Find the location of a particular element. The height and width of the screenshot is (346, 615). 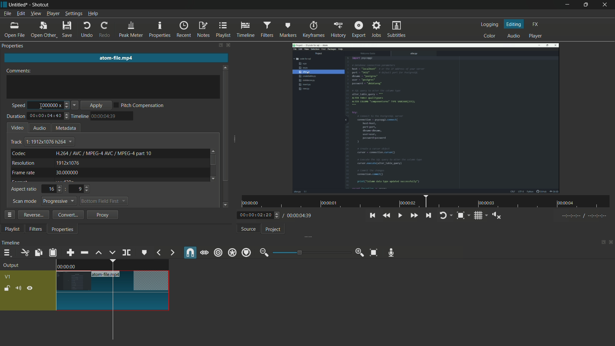

toggle player looping is located at coordinates (444, 216).